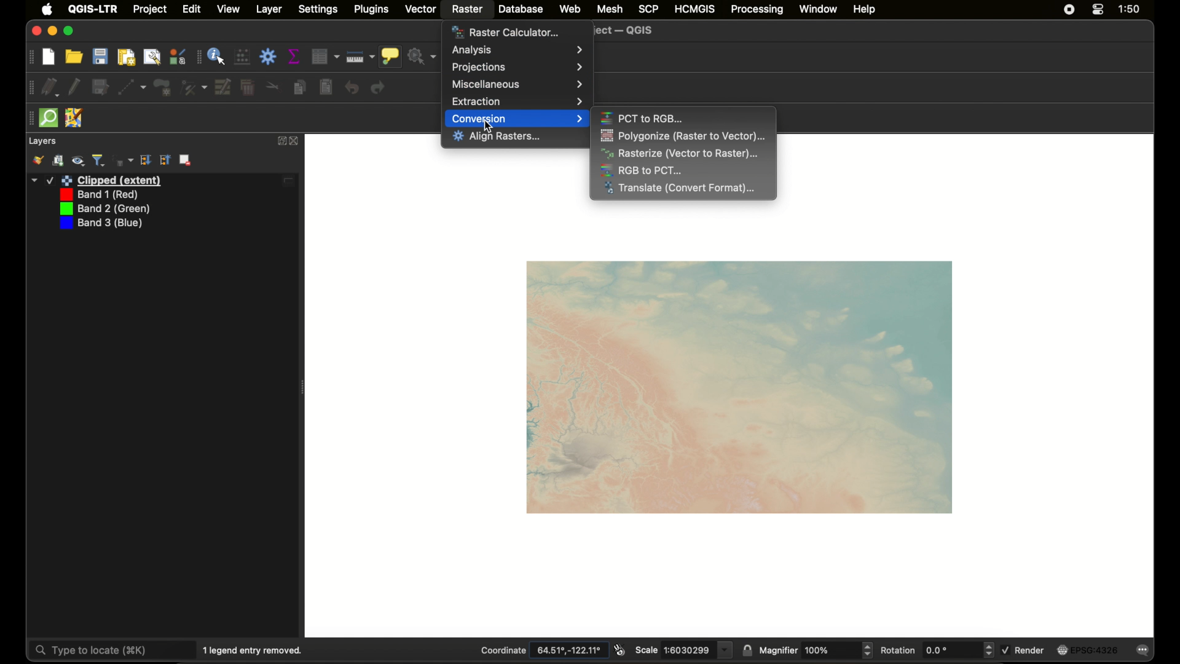  What do you see at coordinates (222, 87) in the screenshot?
I see `modify attributes` at bounding box center [222, 87].